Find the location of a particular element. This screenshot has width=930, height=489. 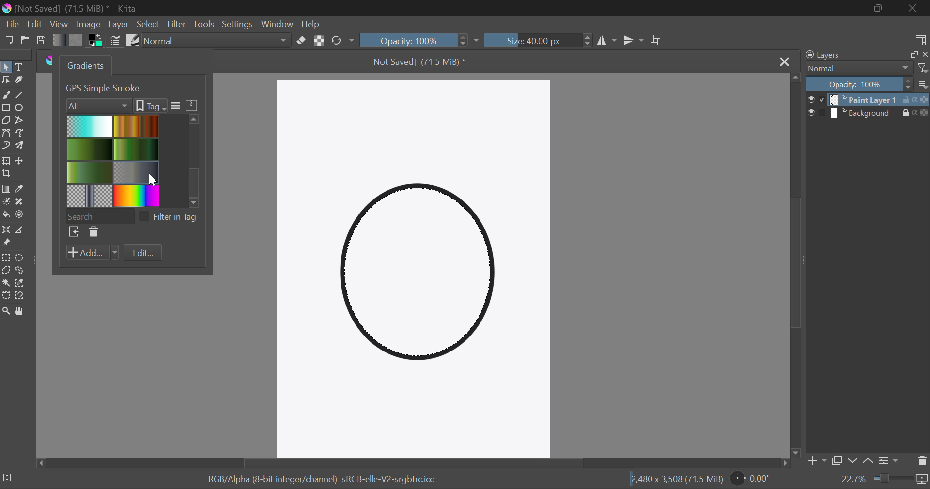

1. Foreground to Transparent is located at coordinates (124, 89).